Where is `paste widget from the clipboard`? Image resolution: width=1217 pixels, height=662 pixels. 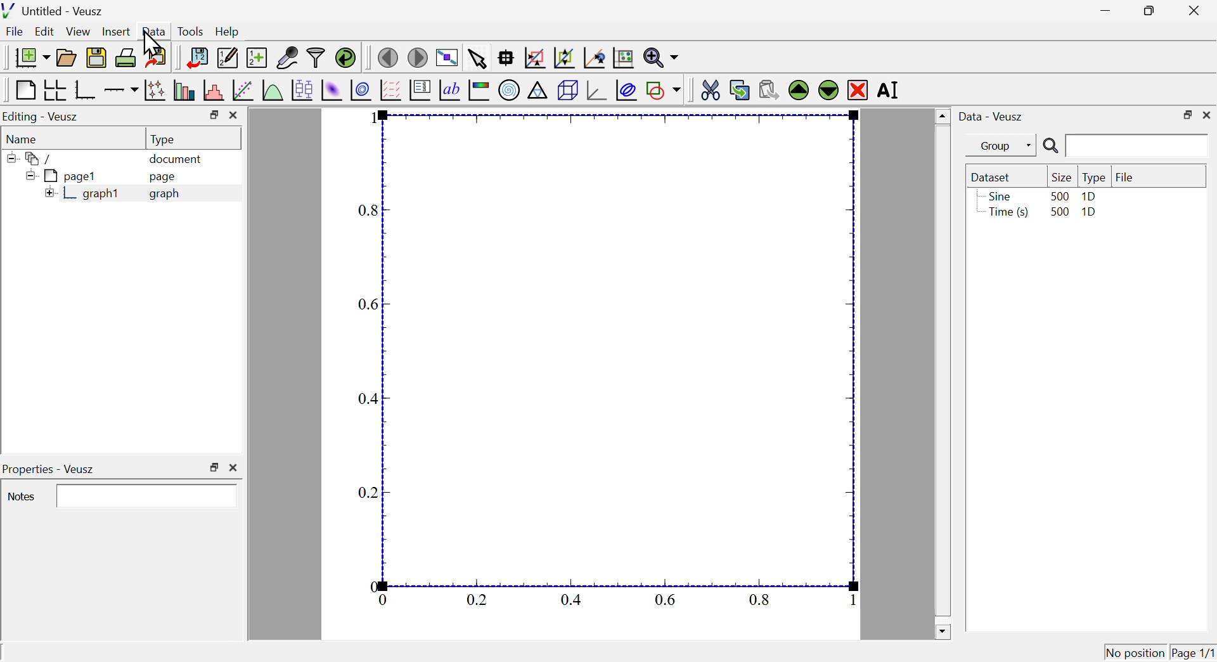
paste widget from the clipboard is located at coordinates (769, 88).